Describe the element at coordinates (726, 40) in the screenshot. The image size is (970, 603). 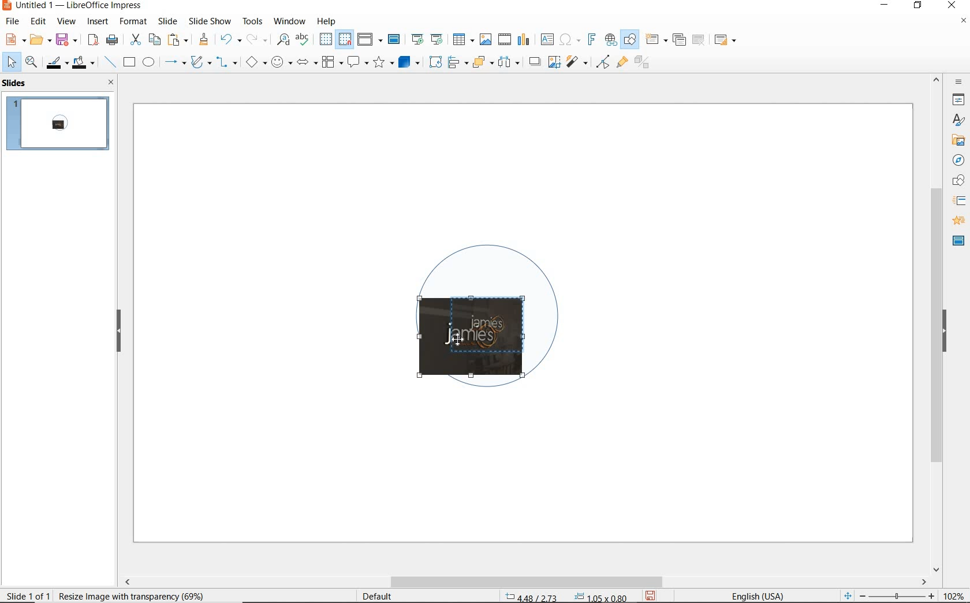
I see `slide layout` at that location.